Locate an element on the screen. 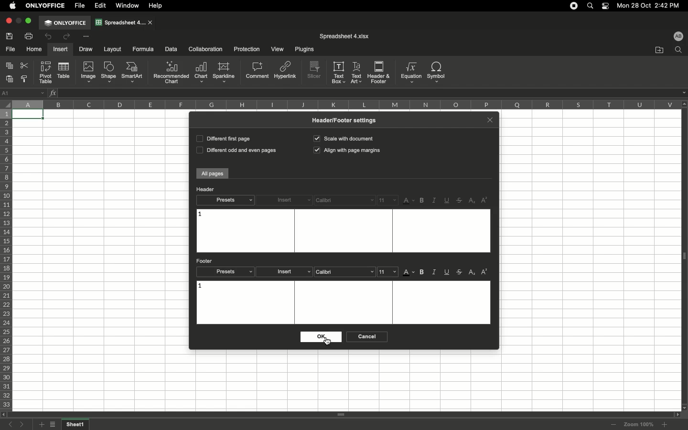  Text art is located at coordinates (357, 72).